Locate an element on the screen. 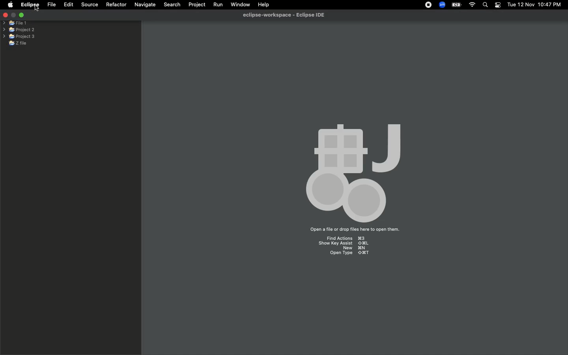  Maximize is located at coordinates (23, 16).